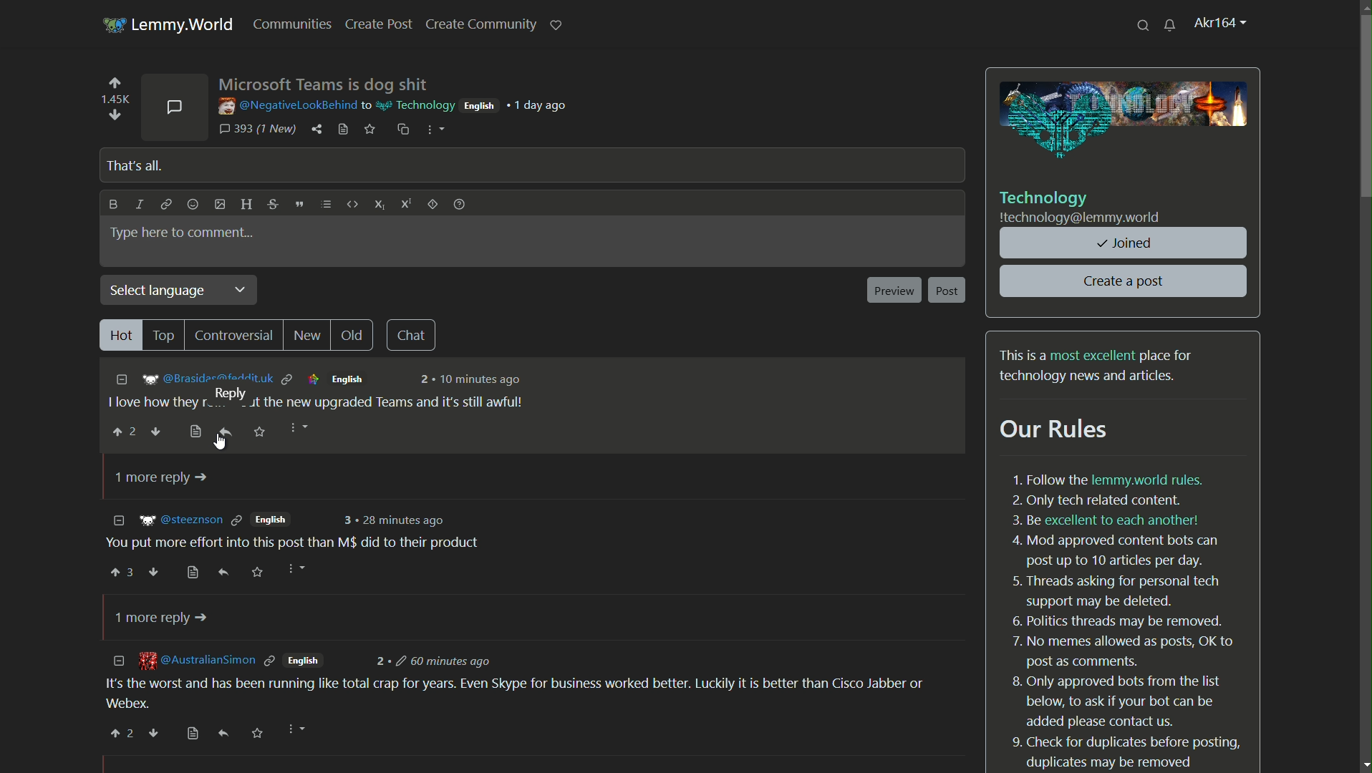  What do you see at coordinates (433, 207) in the screenshot?
I see `spoiler` at bounding box center [433, 207].